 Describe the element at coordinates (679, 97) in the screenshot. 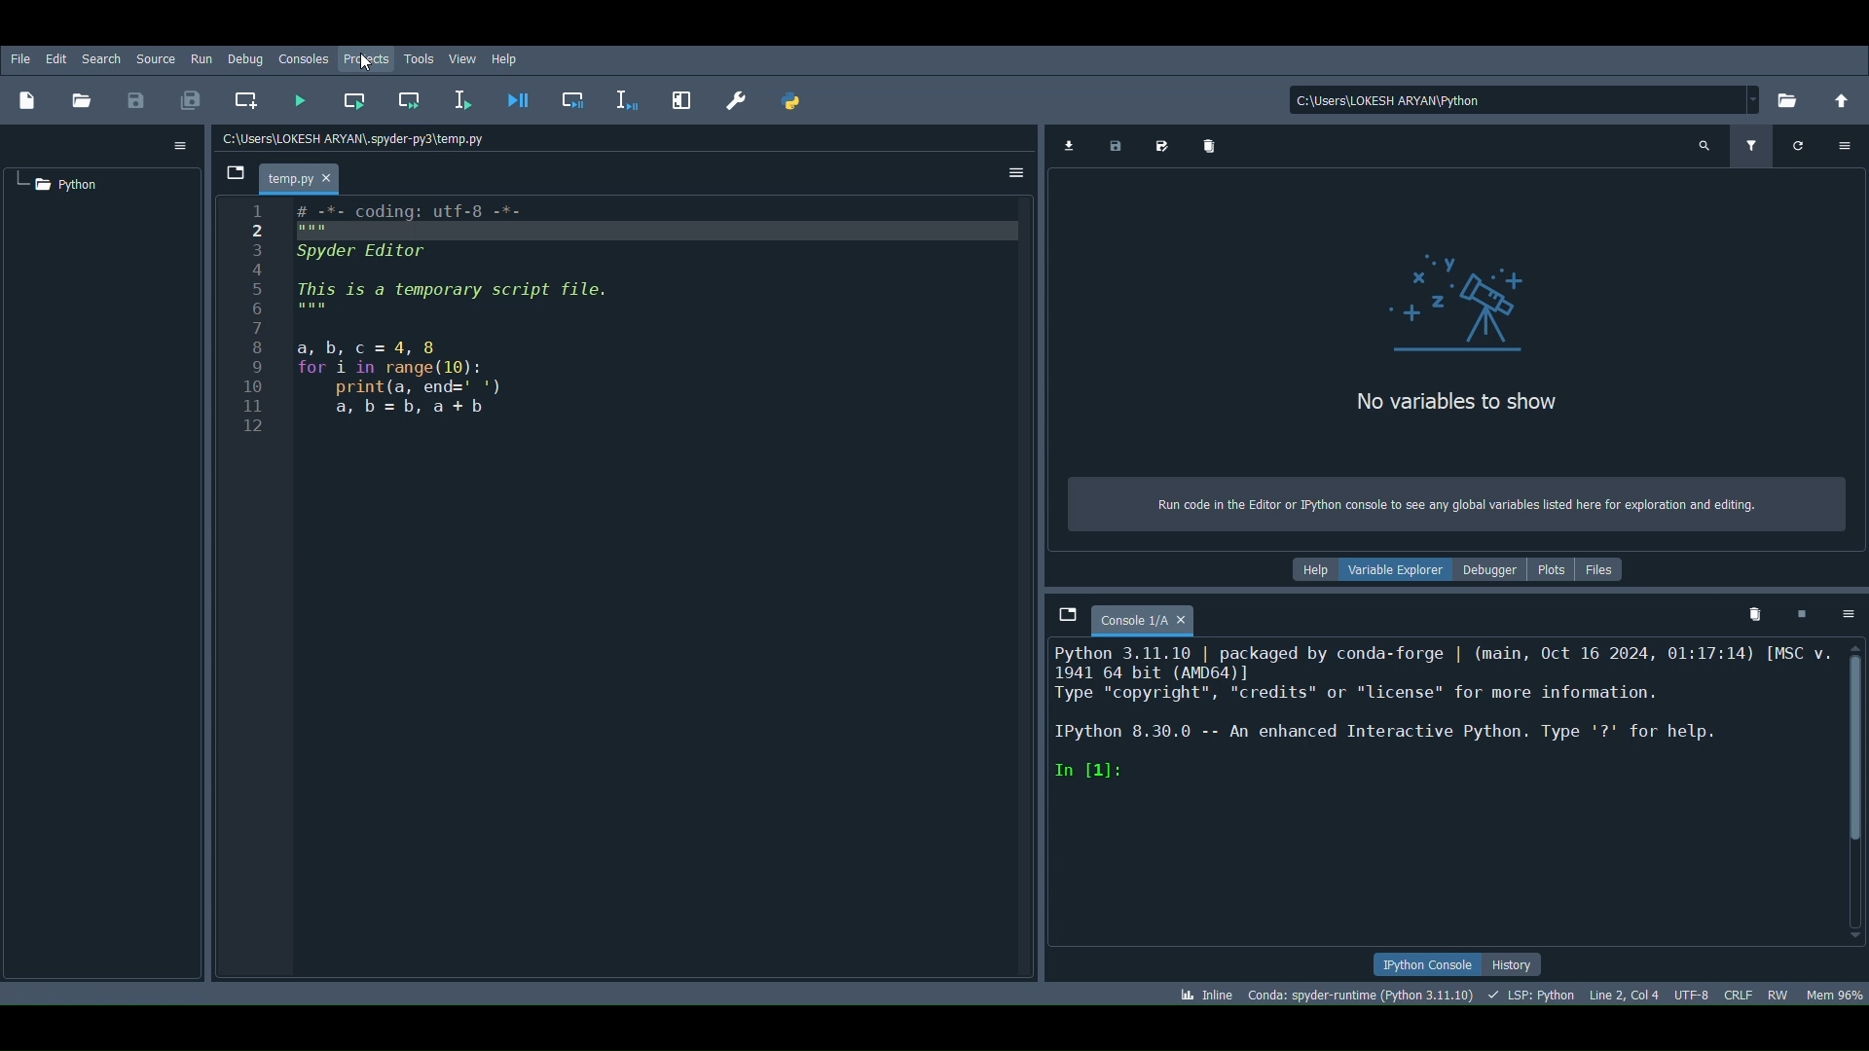

I see `Maximize current pane (Ctrl + Alt + Shift + M)` at that location.